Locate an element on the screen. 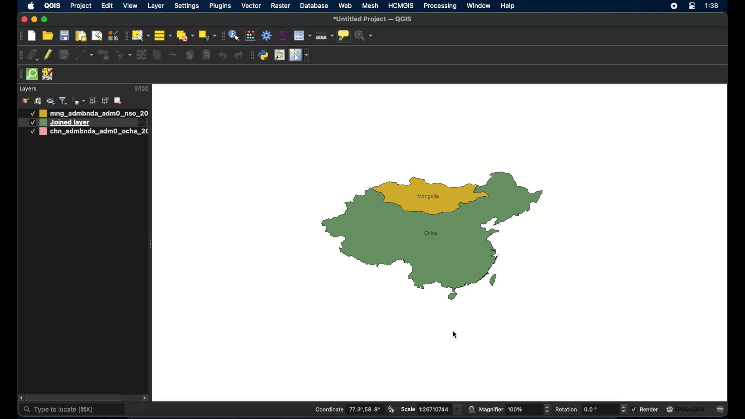 The height and width of the screenshot is (419, 745). mesh is located at coordinates (370, 5).